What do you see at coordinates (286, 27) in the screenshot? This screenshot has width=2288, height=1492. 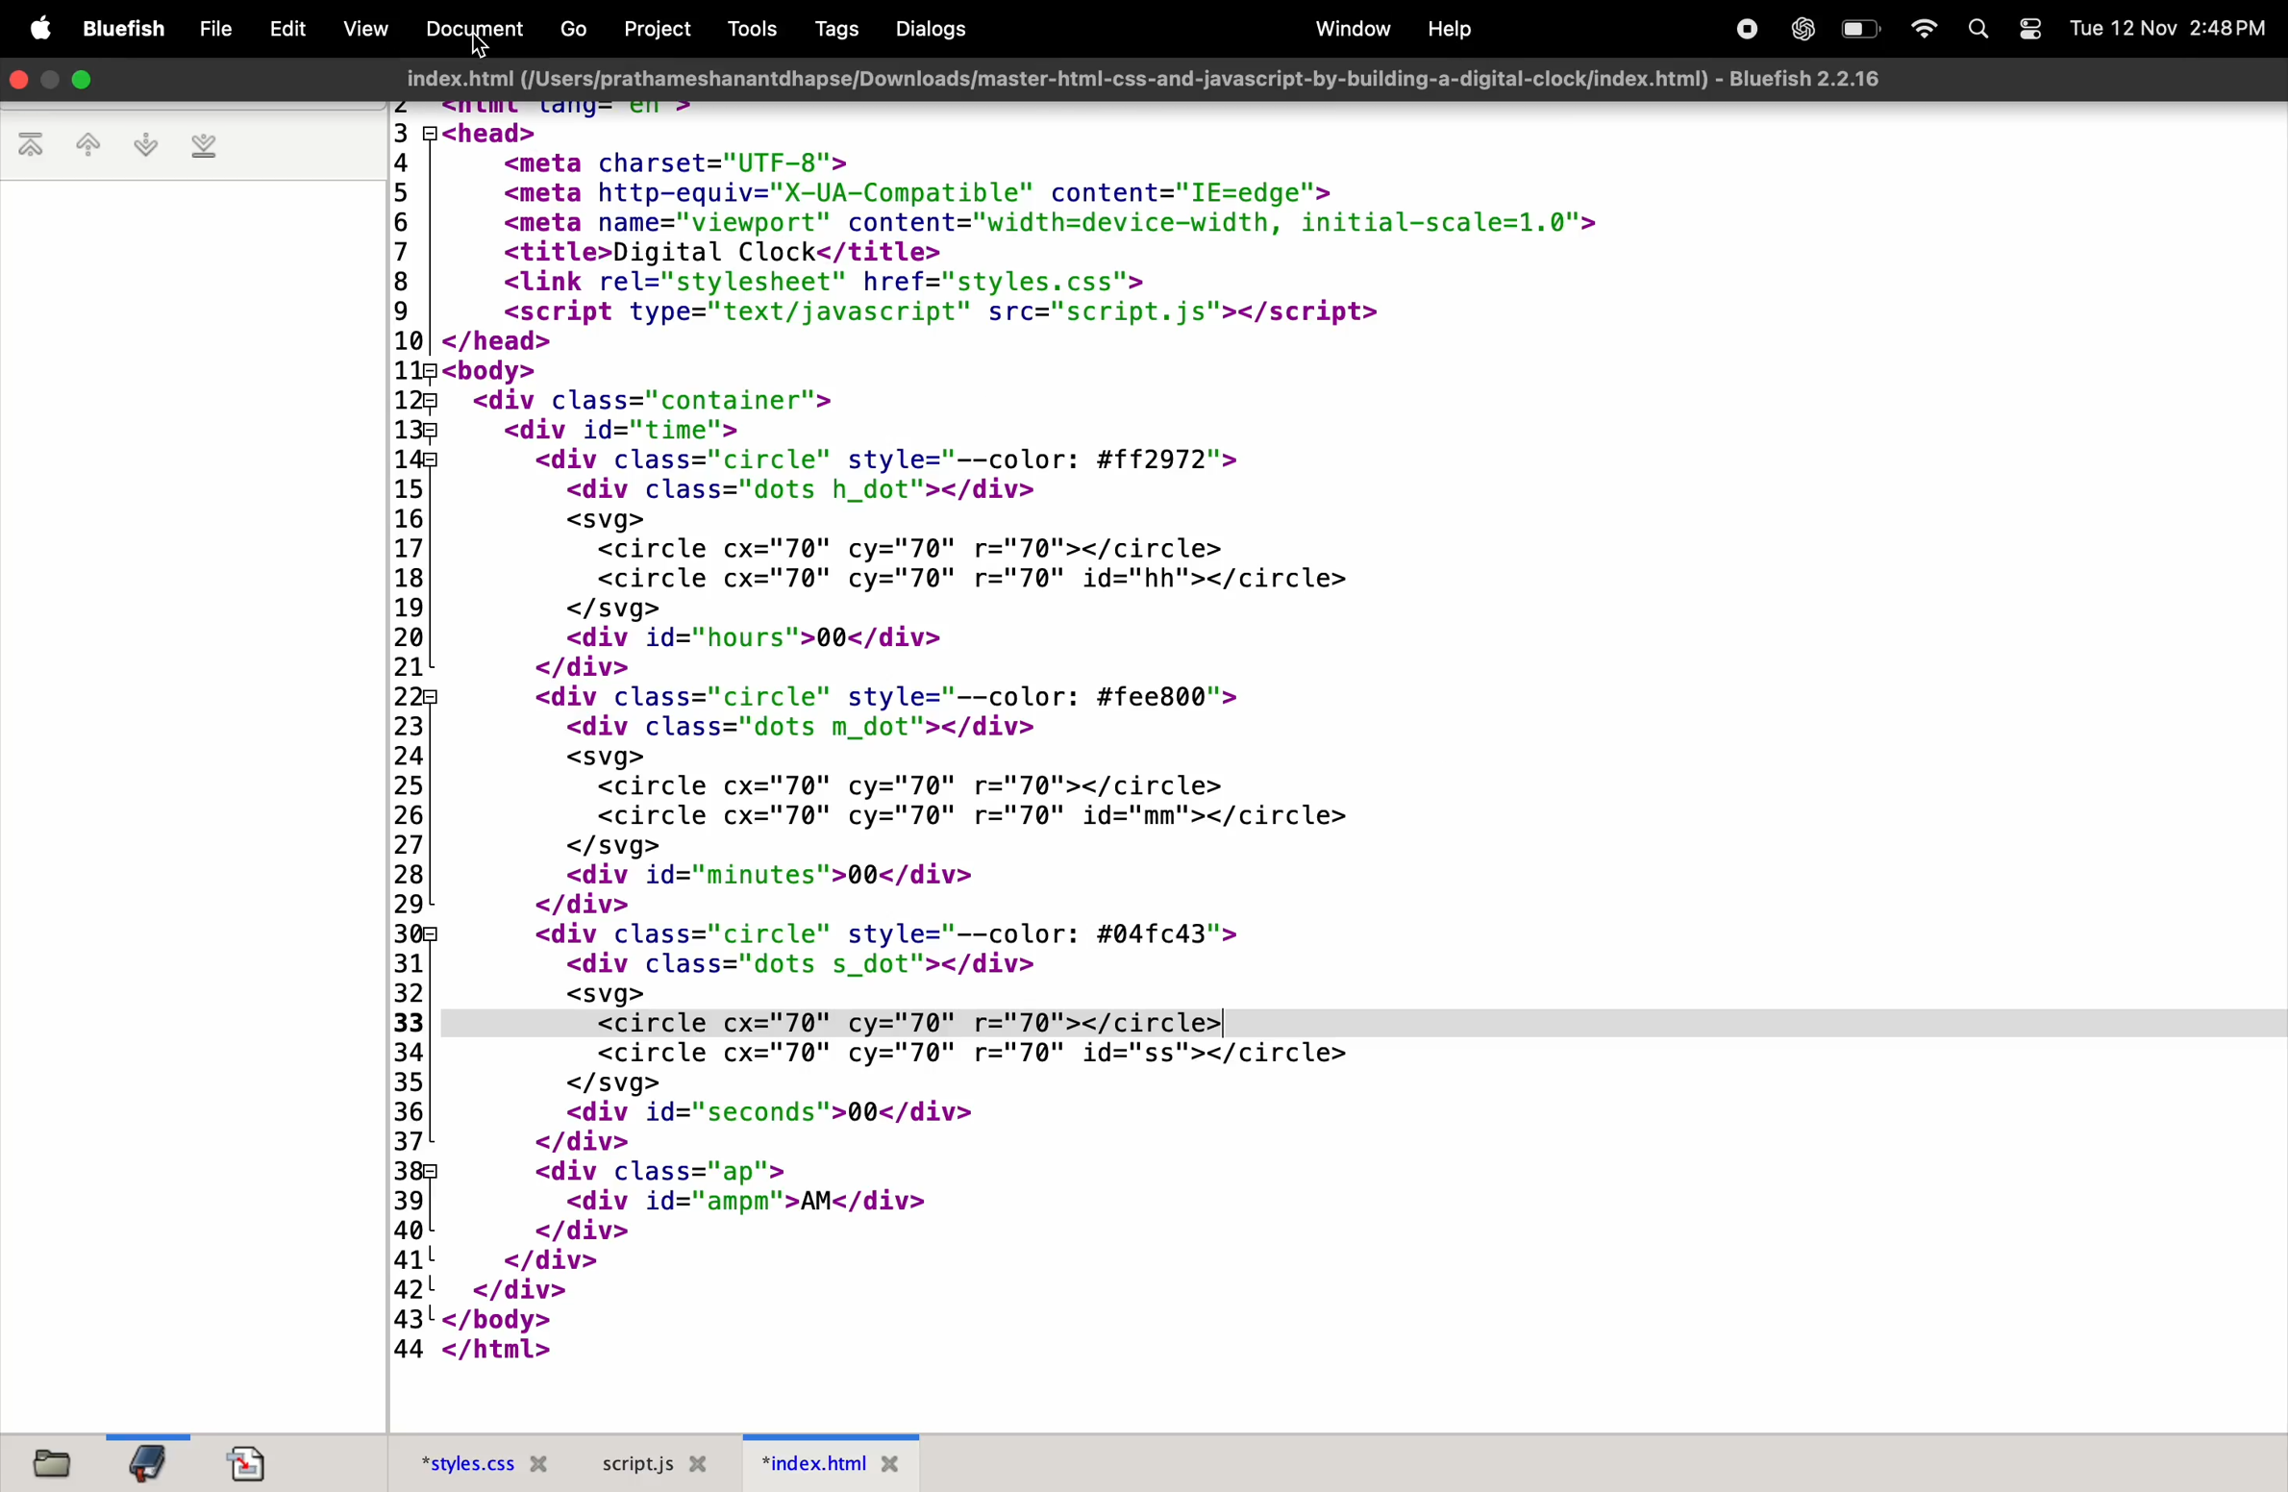 I see `edit` at bounding box center [286, 27].